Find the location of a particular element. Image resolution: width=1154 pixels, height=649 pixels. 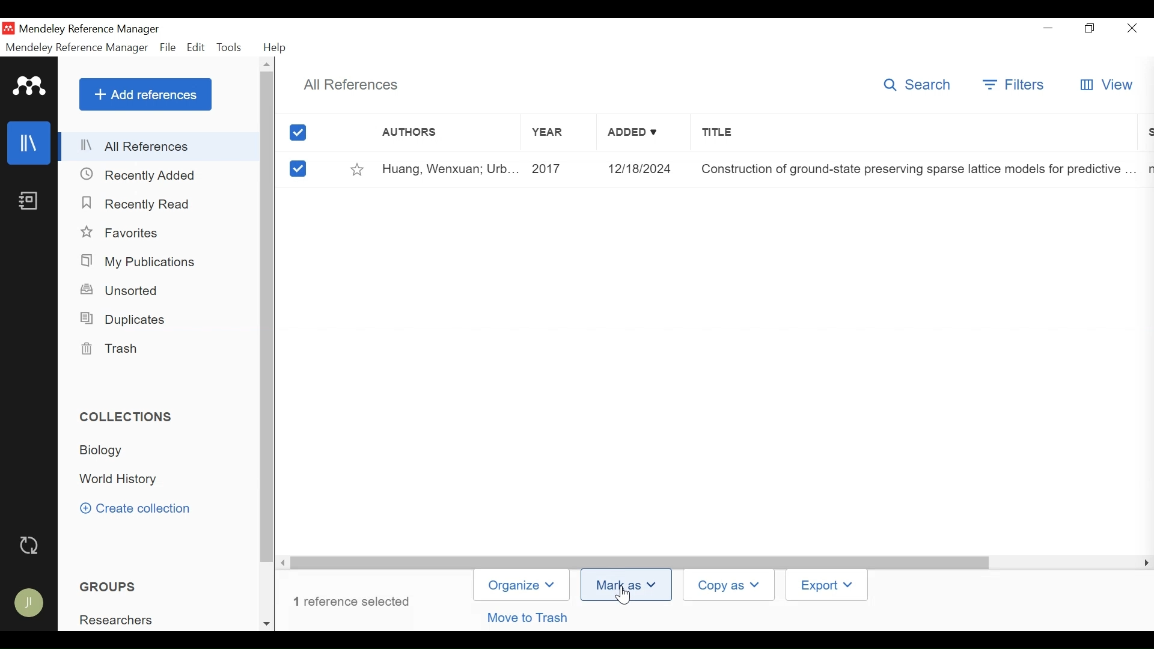

Author is located at coordinates (434, 135).